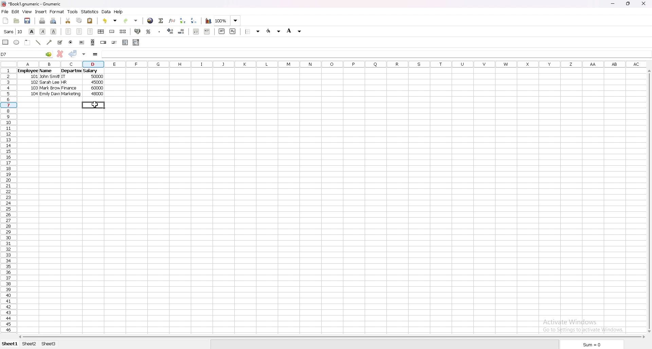 This screenshot has width=652, height=349. What do you see at coordinates (16, 42) in the screenshot?
I see `ellipse` at bounding box center [16, 42].